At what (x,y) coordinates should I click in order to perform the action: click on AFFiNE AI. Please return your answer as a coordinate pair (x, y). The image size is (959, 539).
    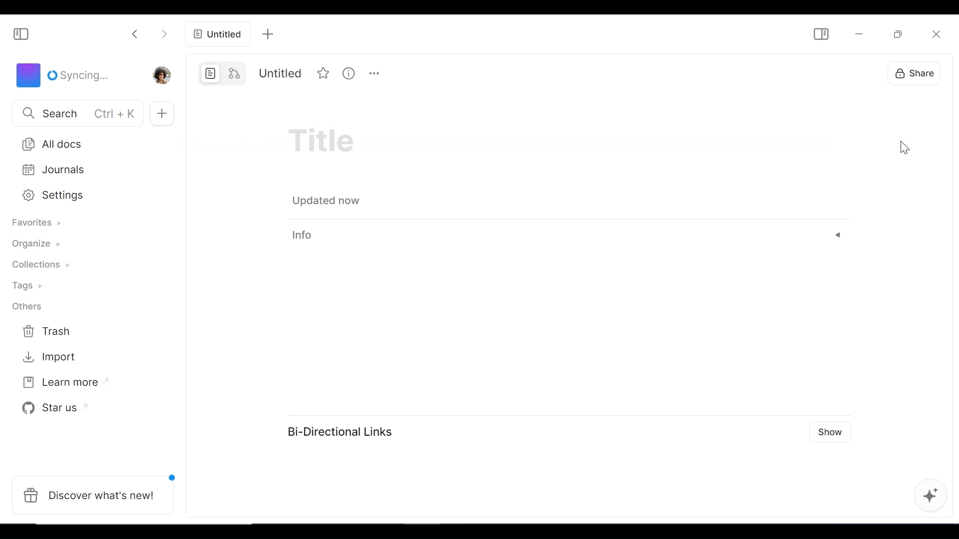
    Looking at the image, I should click on (934, 496).